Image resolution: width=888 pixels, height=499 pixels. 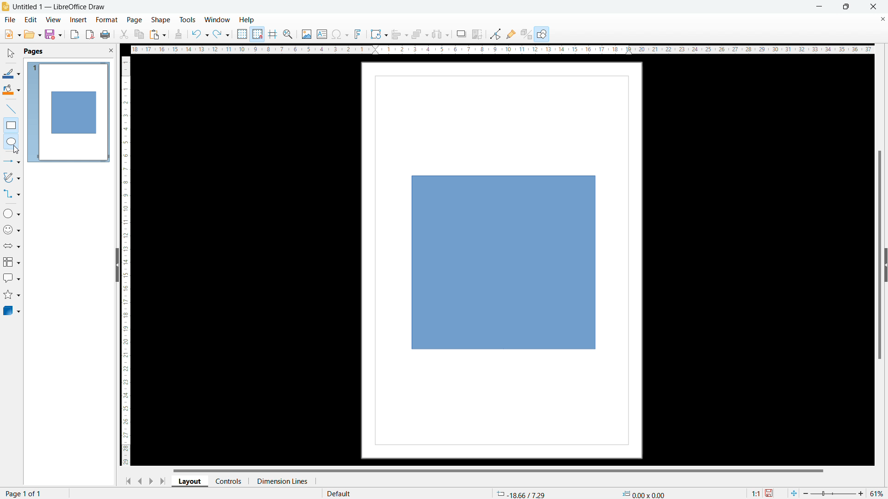 What do you see at coordinates (818, 6) in the screenshot?
I see `minimize` at bounding box center [818, 6].